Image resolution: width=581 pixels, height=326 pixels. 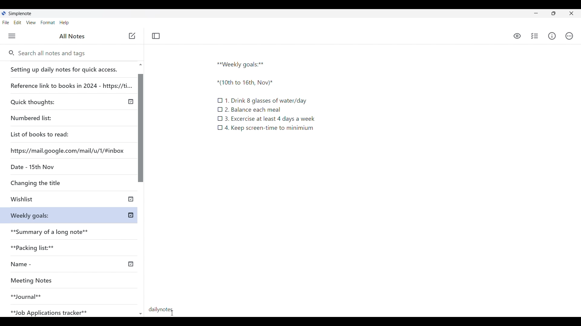 What do you see at coordinates (31, 166) in the screenshot?
I see `Date` at bounding box center [31, 166].